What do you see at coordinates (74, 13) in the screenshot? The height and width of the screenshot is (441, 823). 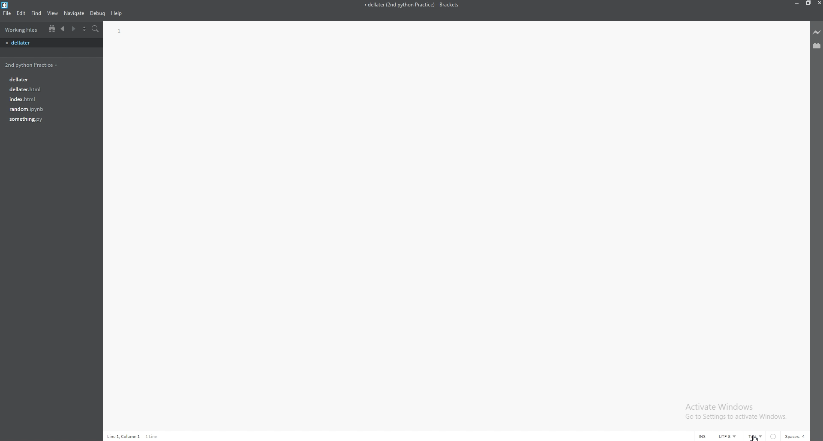 I see `navigate` at bounding box center [74, 13].